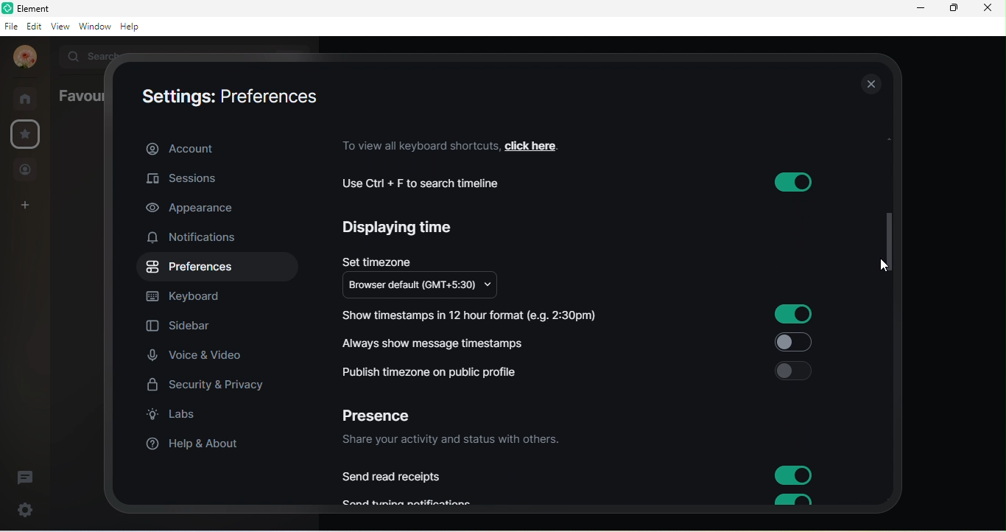 The height and width of the screenshot is (532, 1006). Describe the element at coordinates (456, 441) in the screenshot. I see `share your activity and status with others.` at that location.